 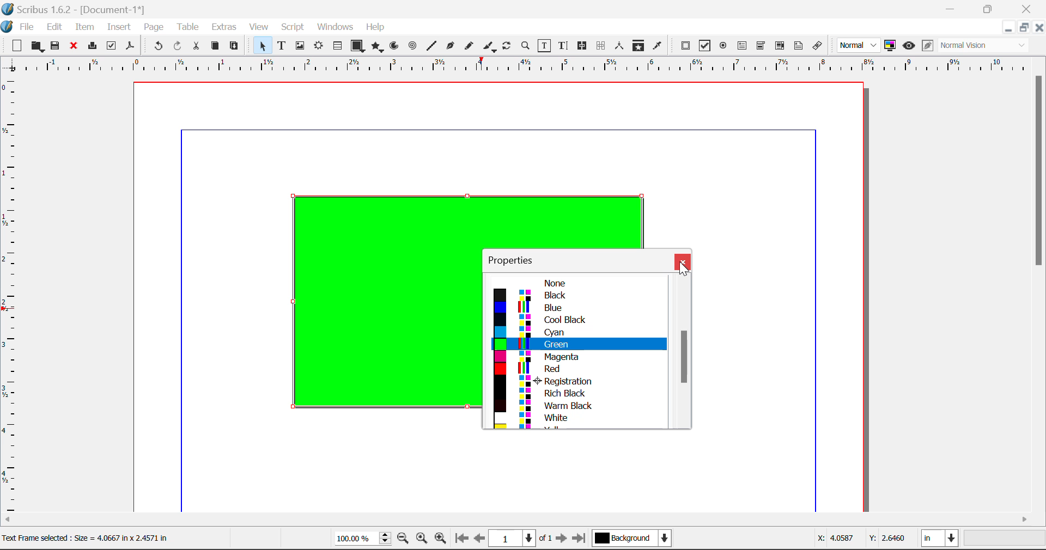 What do you see at coordinates (582, 46) in the screenshot?
I see `Link Frames` at bounding box center [582, 46].